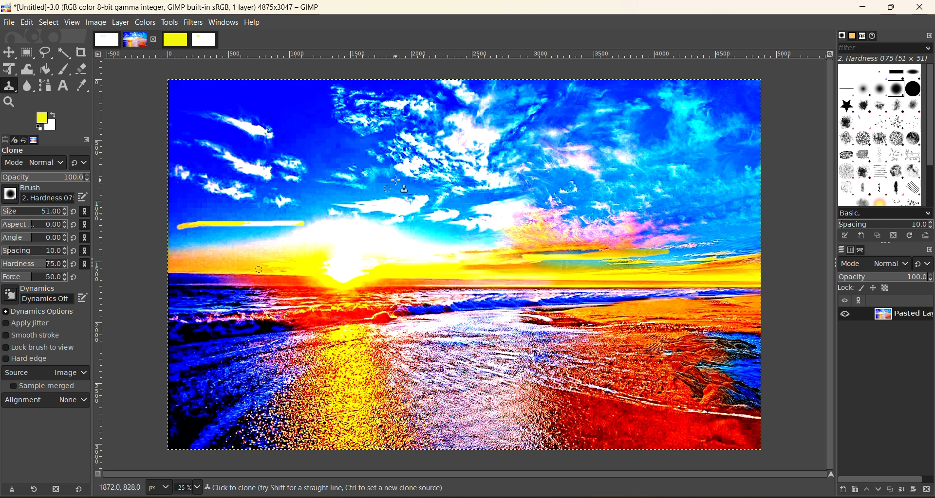 Image resolution: width=935 pixels, height=498 pixels. Describe the element at coordinates (829, 474) in the screenshot. I see `` at that location.